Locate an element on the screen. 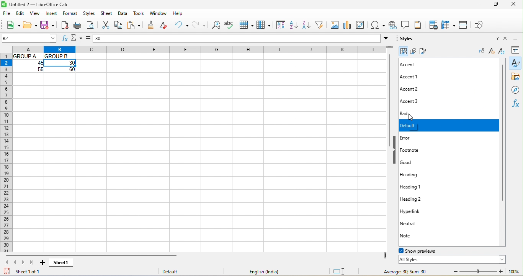 The image size is (523, 276). style is located at coordinates (515, 63).